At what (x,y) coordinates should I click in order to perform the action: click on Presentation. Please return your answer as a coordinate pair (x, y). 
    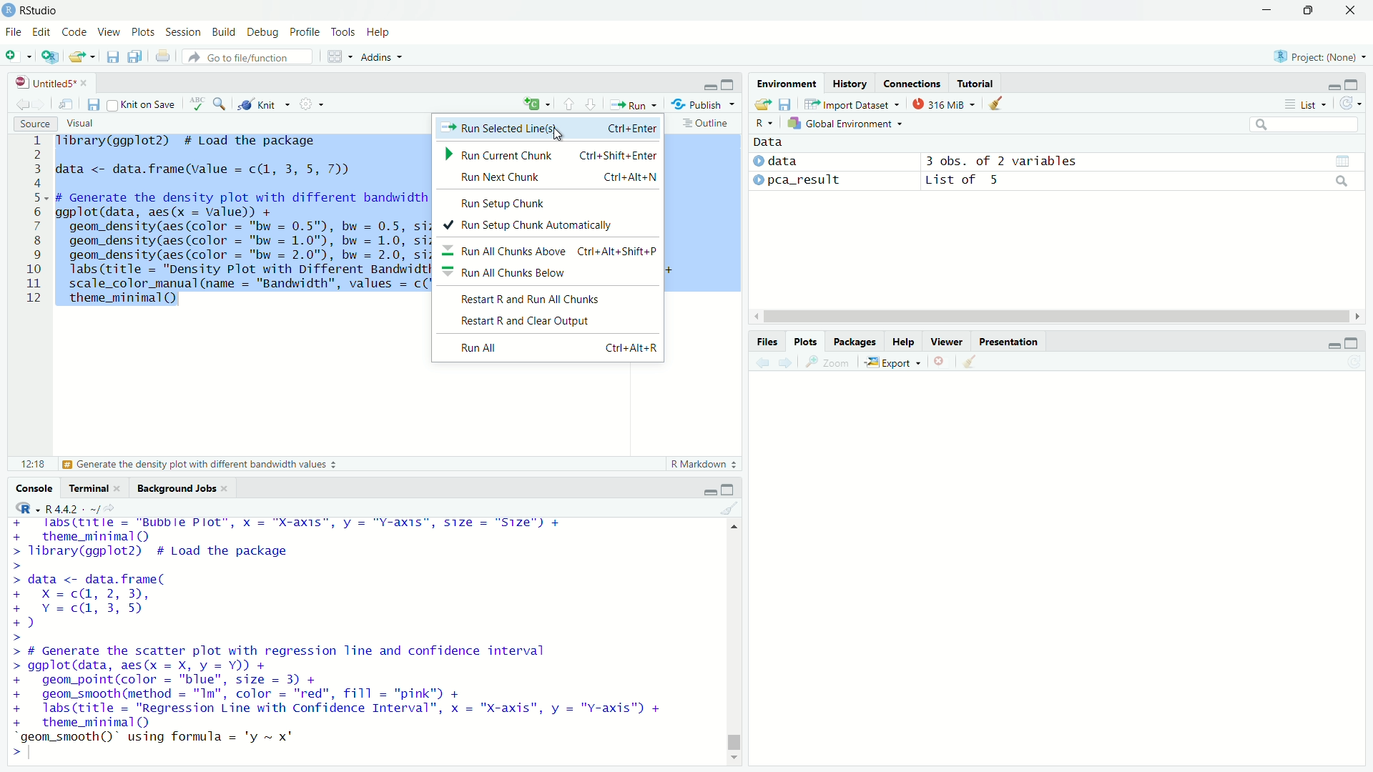
    Looking at the image, I should click on (1008, 342).